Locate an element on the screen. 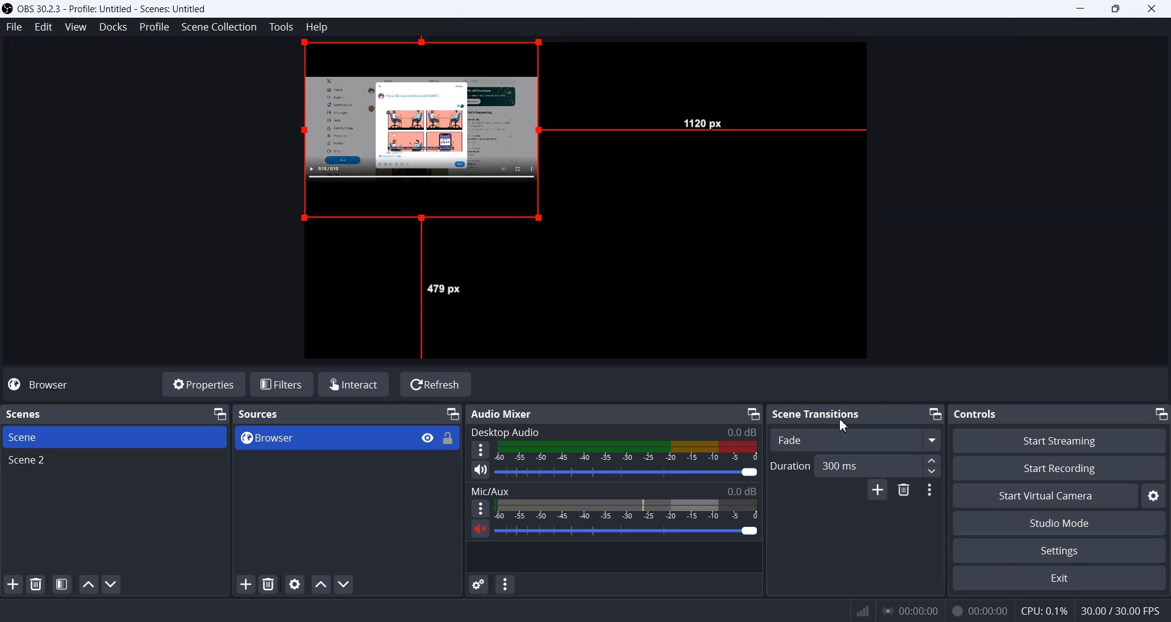 The image size is (1171, 622). View is located at coordinates (422, 437).